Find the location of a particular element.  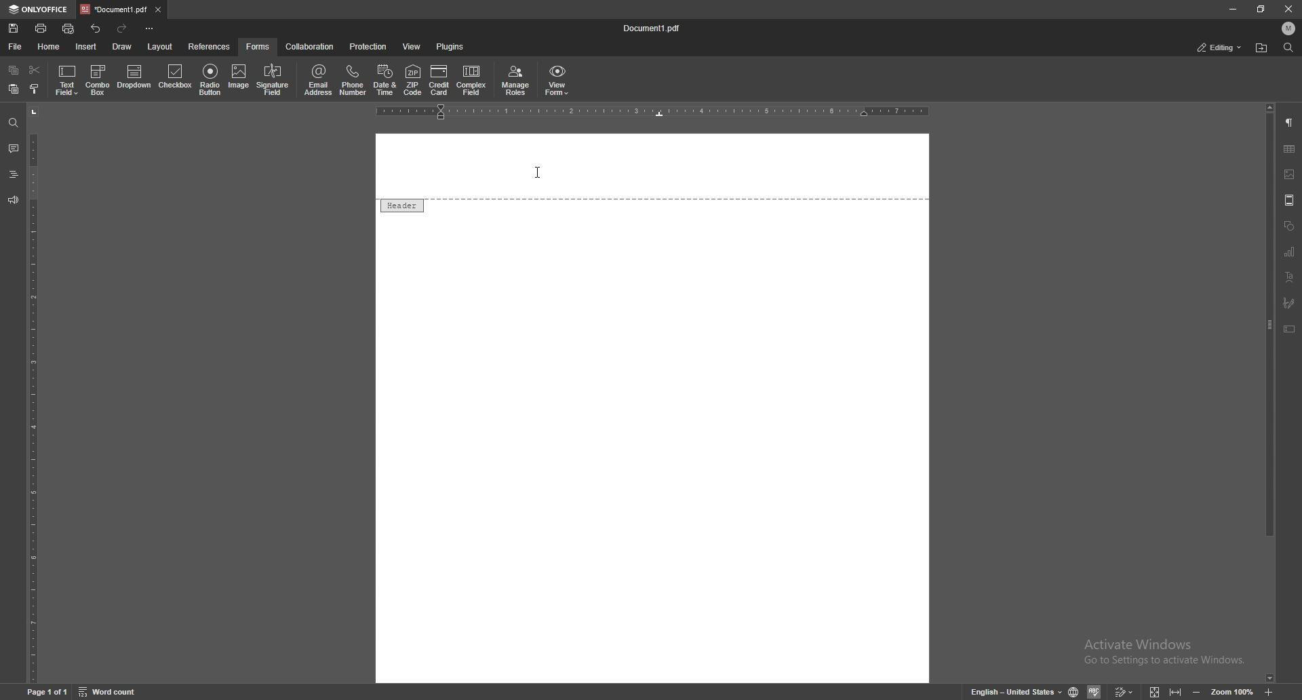

view is located at coordinates (411, 47).